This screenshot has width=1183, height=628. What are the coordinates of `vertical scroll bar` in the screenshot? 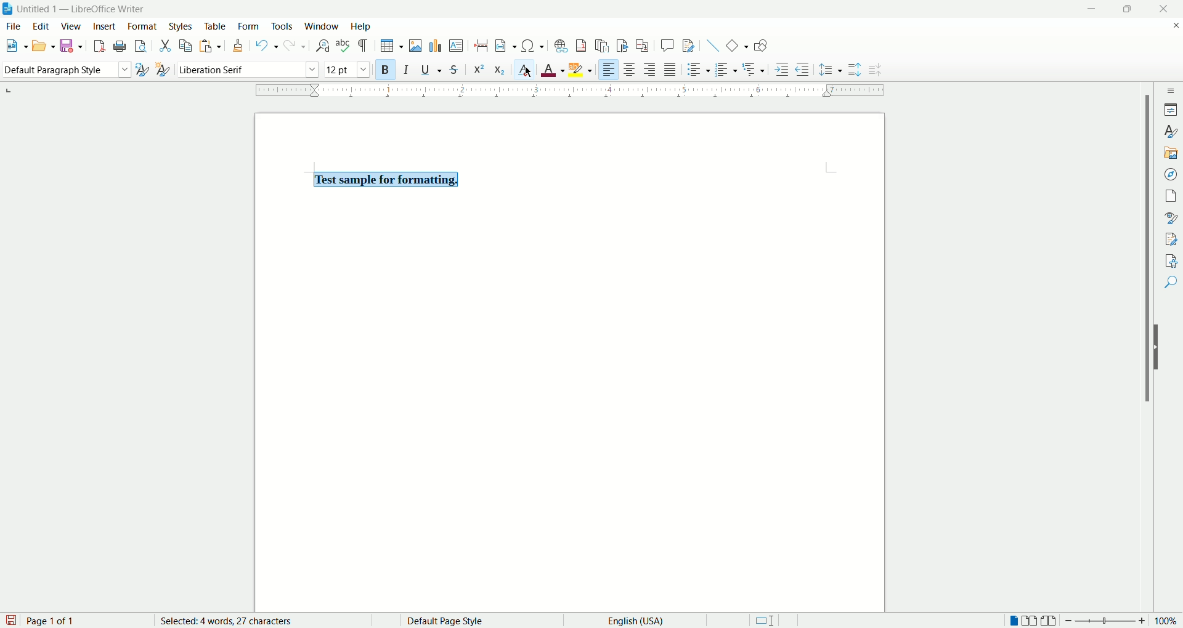 It's located at (1149, 346).